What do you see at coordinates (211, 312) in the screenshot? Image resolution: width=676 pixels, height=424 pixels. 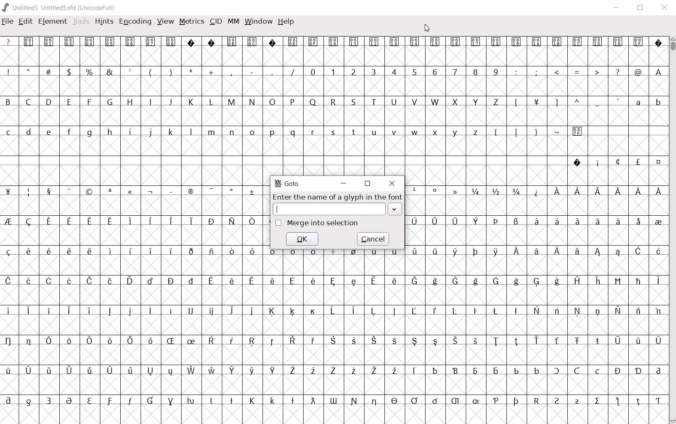 I see `Symbol` at bounding box center [211, 312].